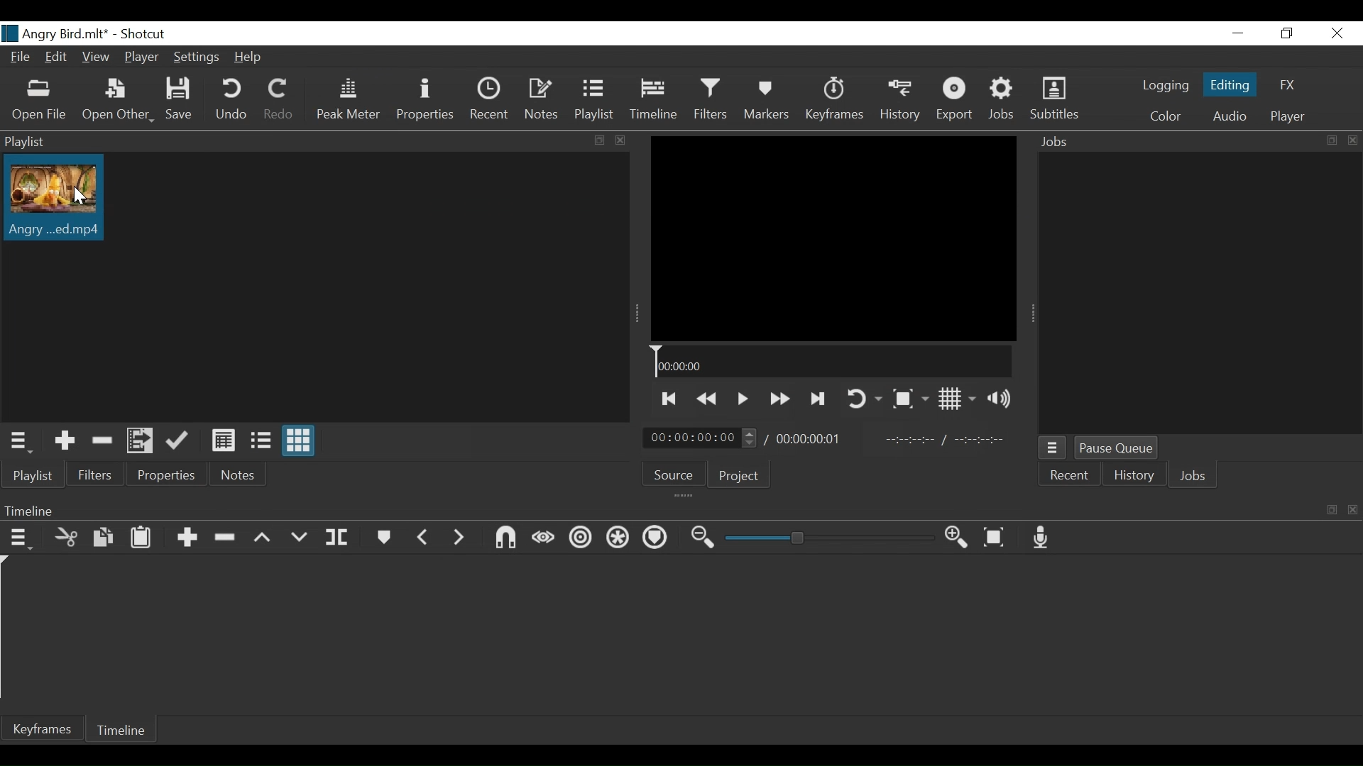 The image size is (1363, 766). I want to click on Copy, so click(103, 538).